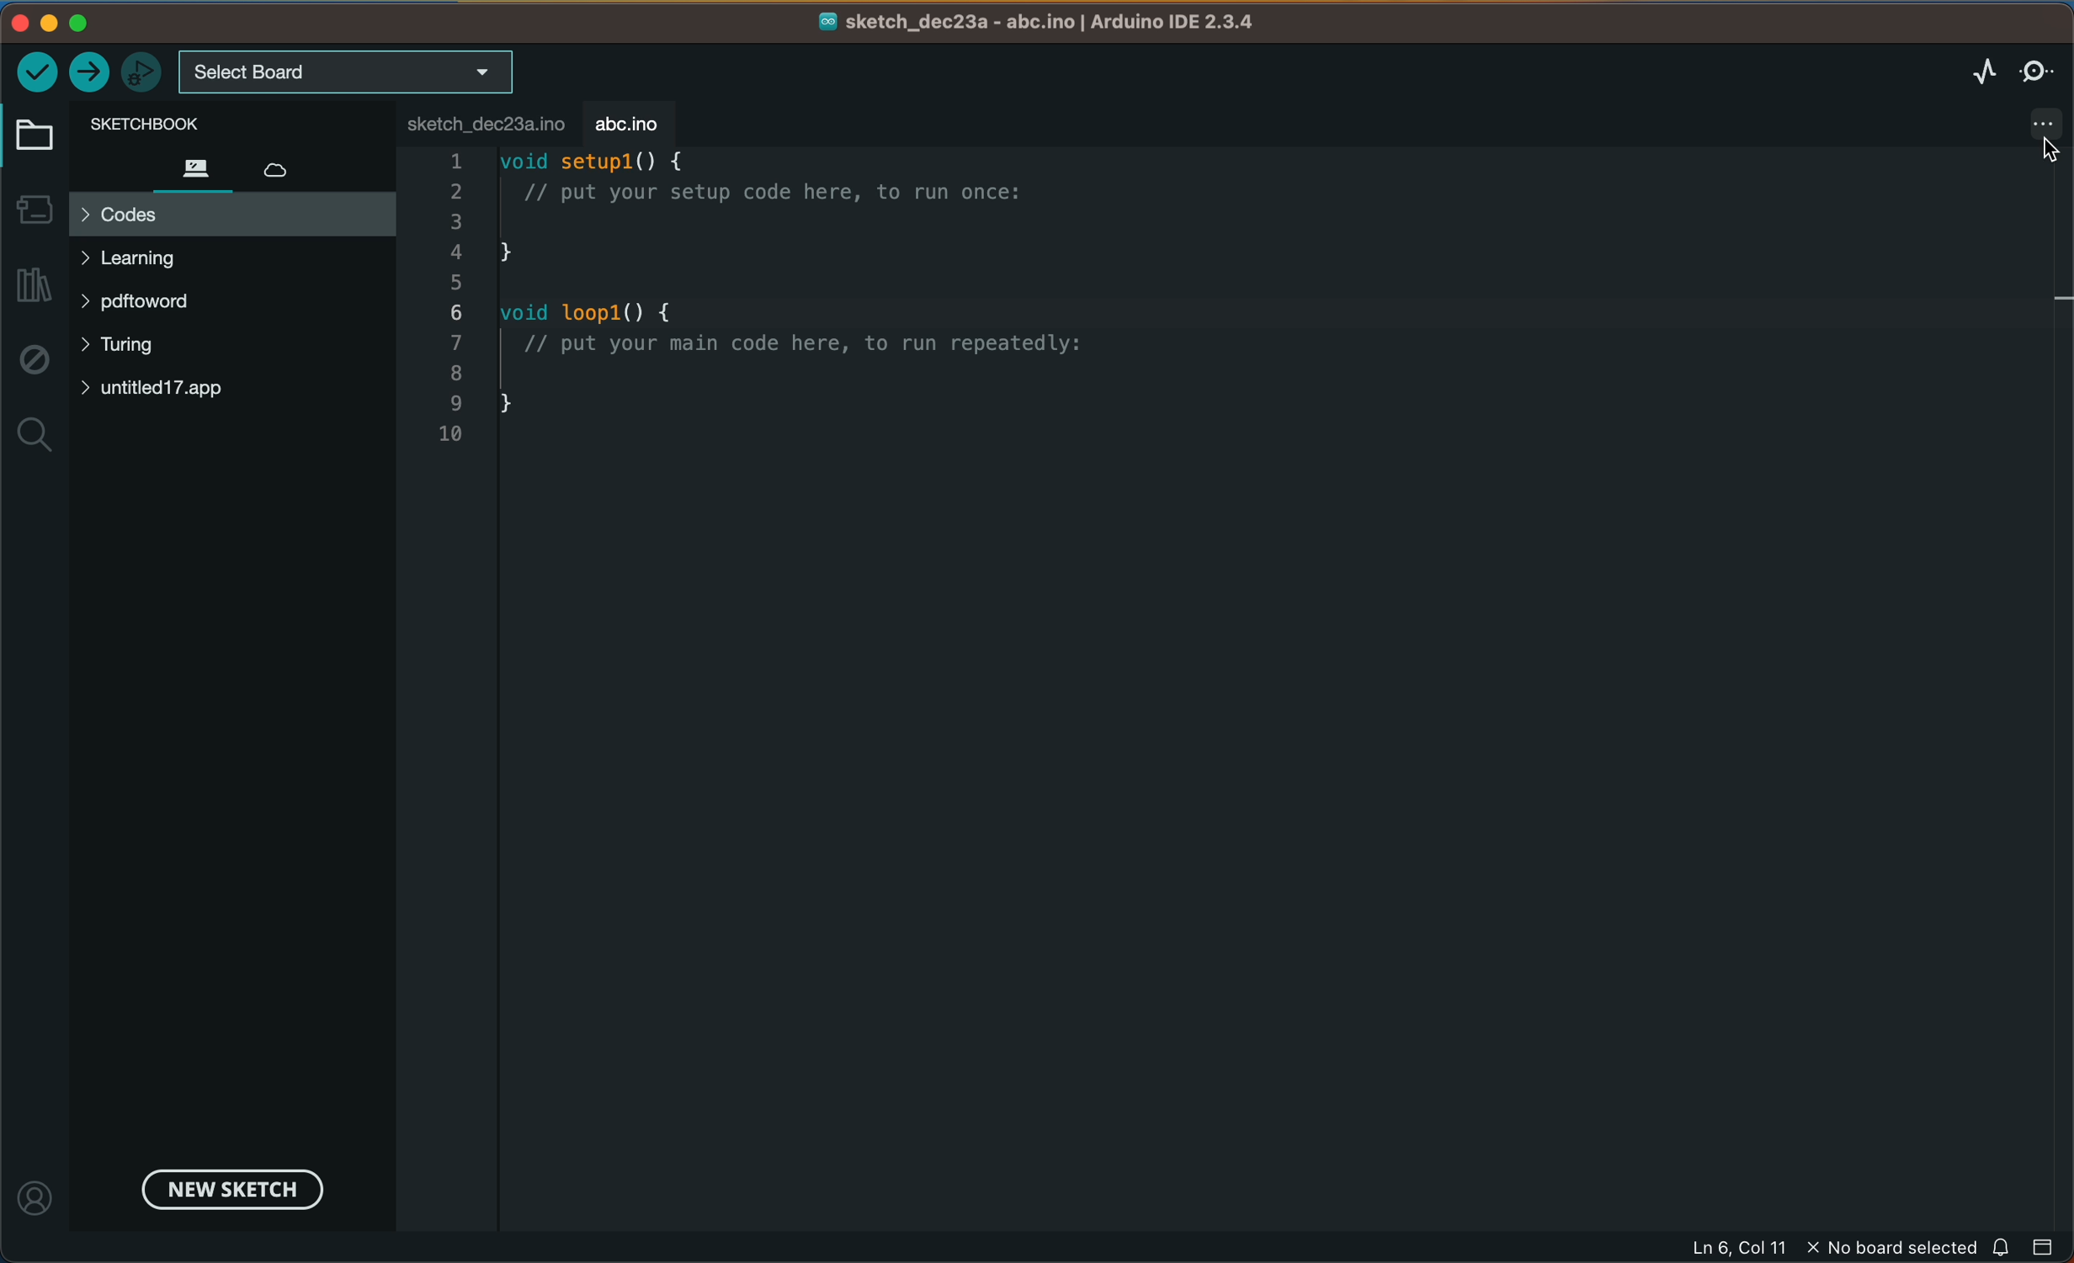  What do you see at coordinates (345, 72) in the screenshot?
I see `board selecter` at bounding box center [345, 72].